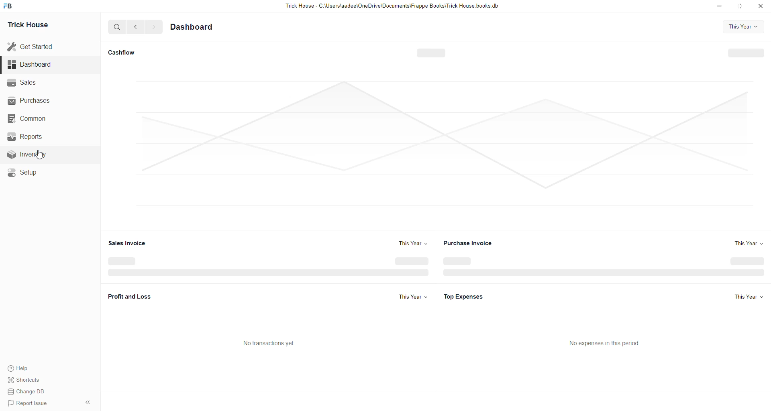 The image size is (771, 411). I want to click on Chart, so click(435, 149).